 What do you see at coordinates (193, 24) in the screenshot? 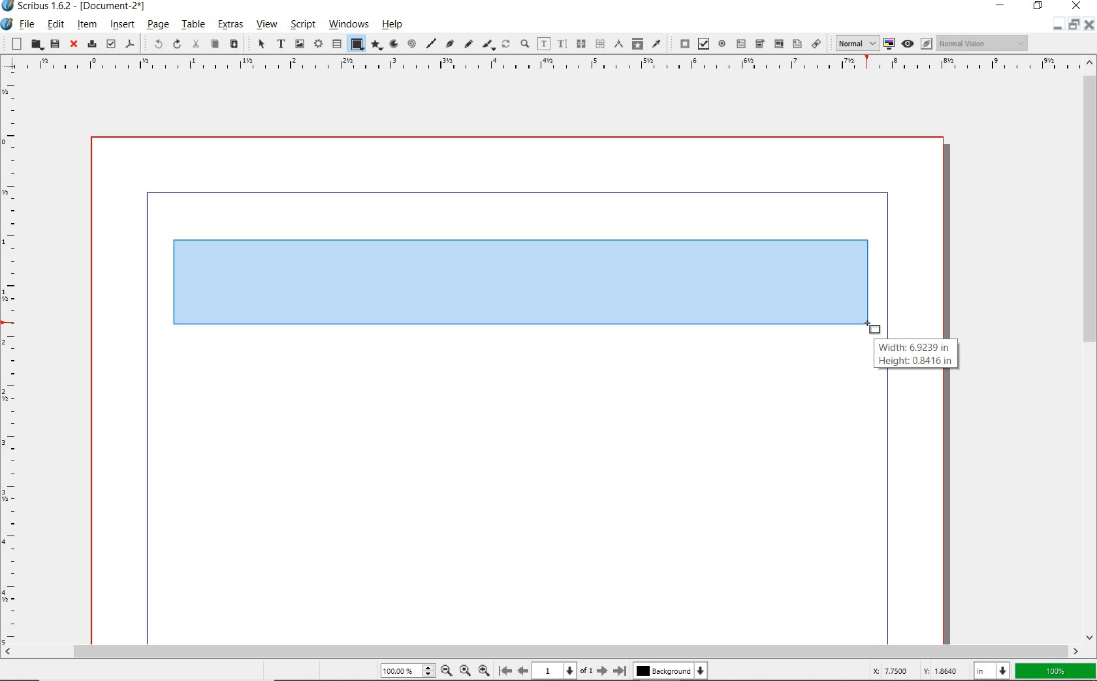
I see `table` at bounding box center [193, 24].